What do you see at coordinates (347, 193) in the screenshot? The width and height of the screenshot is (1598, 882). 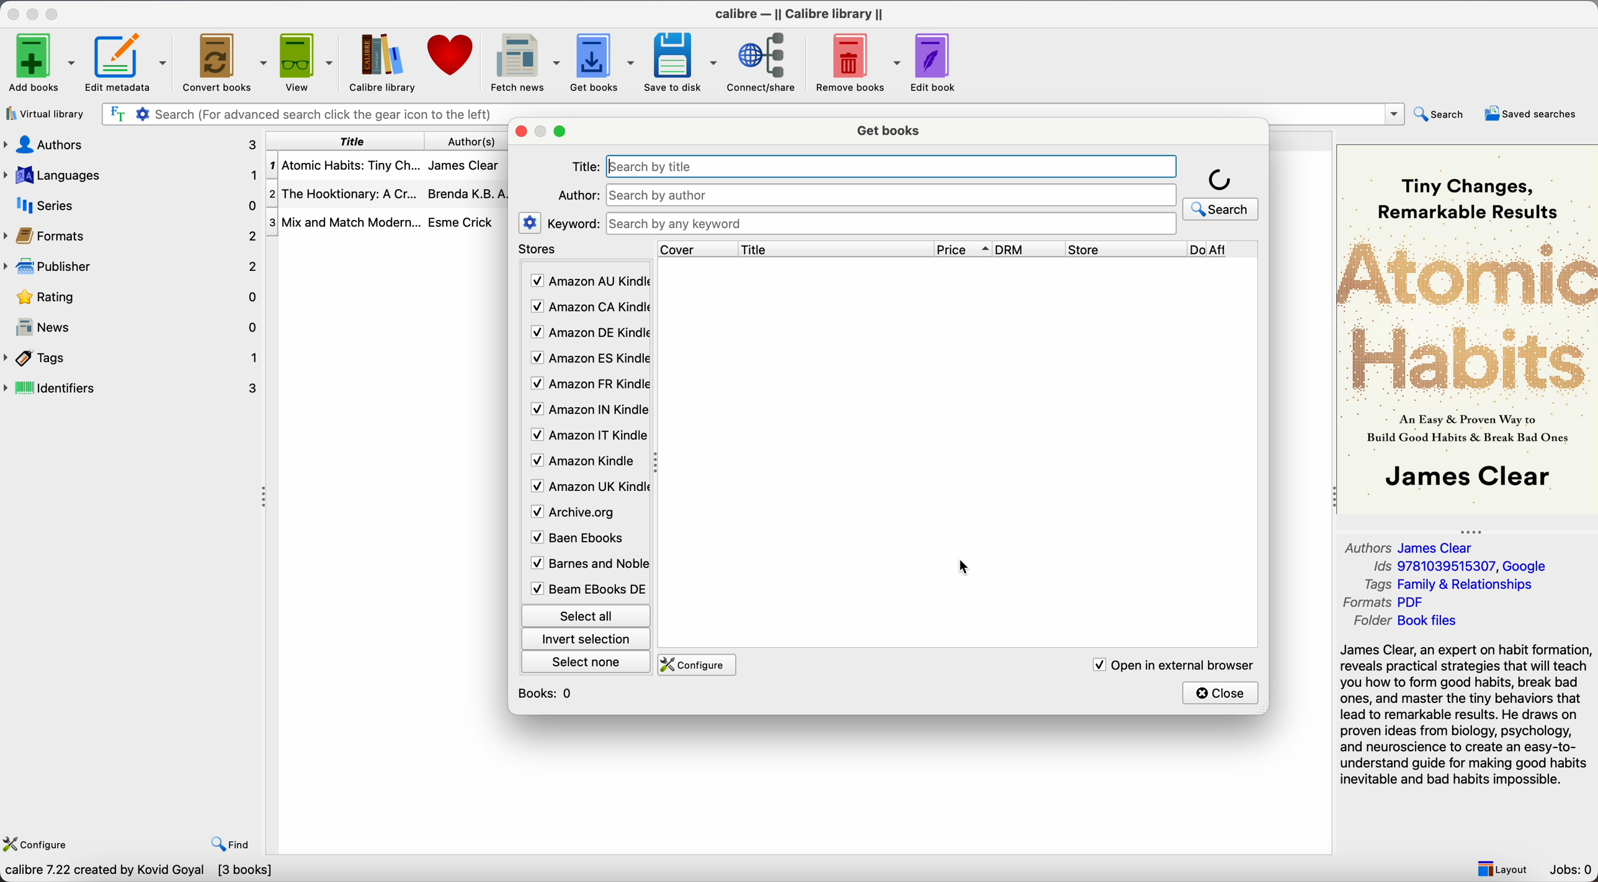 I see `The Hooktionary: A Cr...` at bounding box center [347, 193].